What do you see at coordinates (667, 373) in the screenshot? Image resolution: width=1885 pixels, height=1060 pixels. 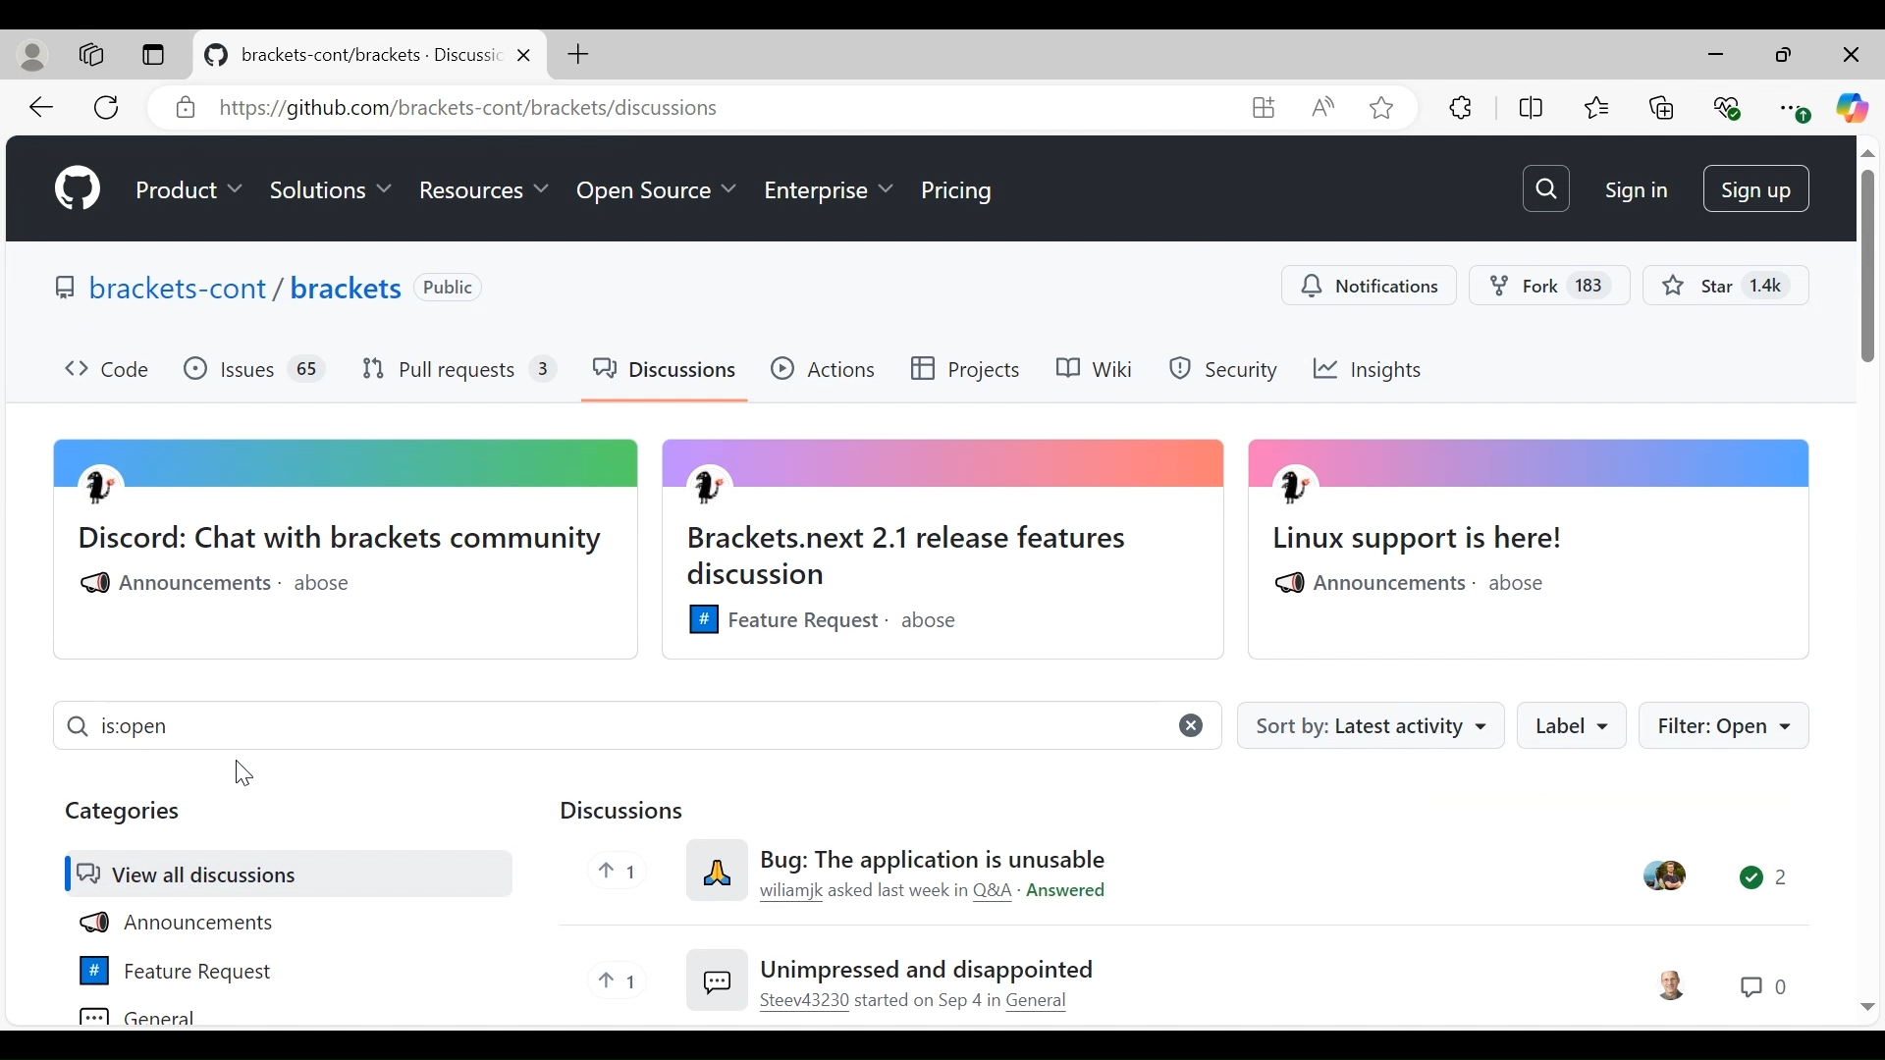 I see `Discussions` at bounding box center [667, 373].